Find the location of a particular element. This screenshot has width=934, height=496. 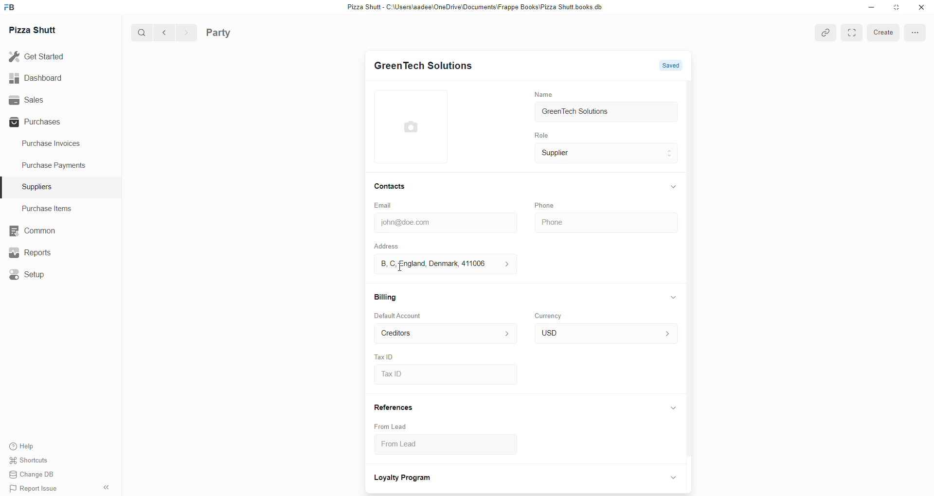

Purchases is located at coordinates (47, 122).